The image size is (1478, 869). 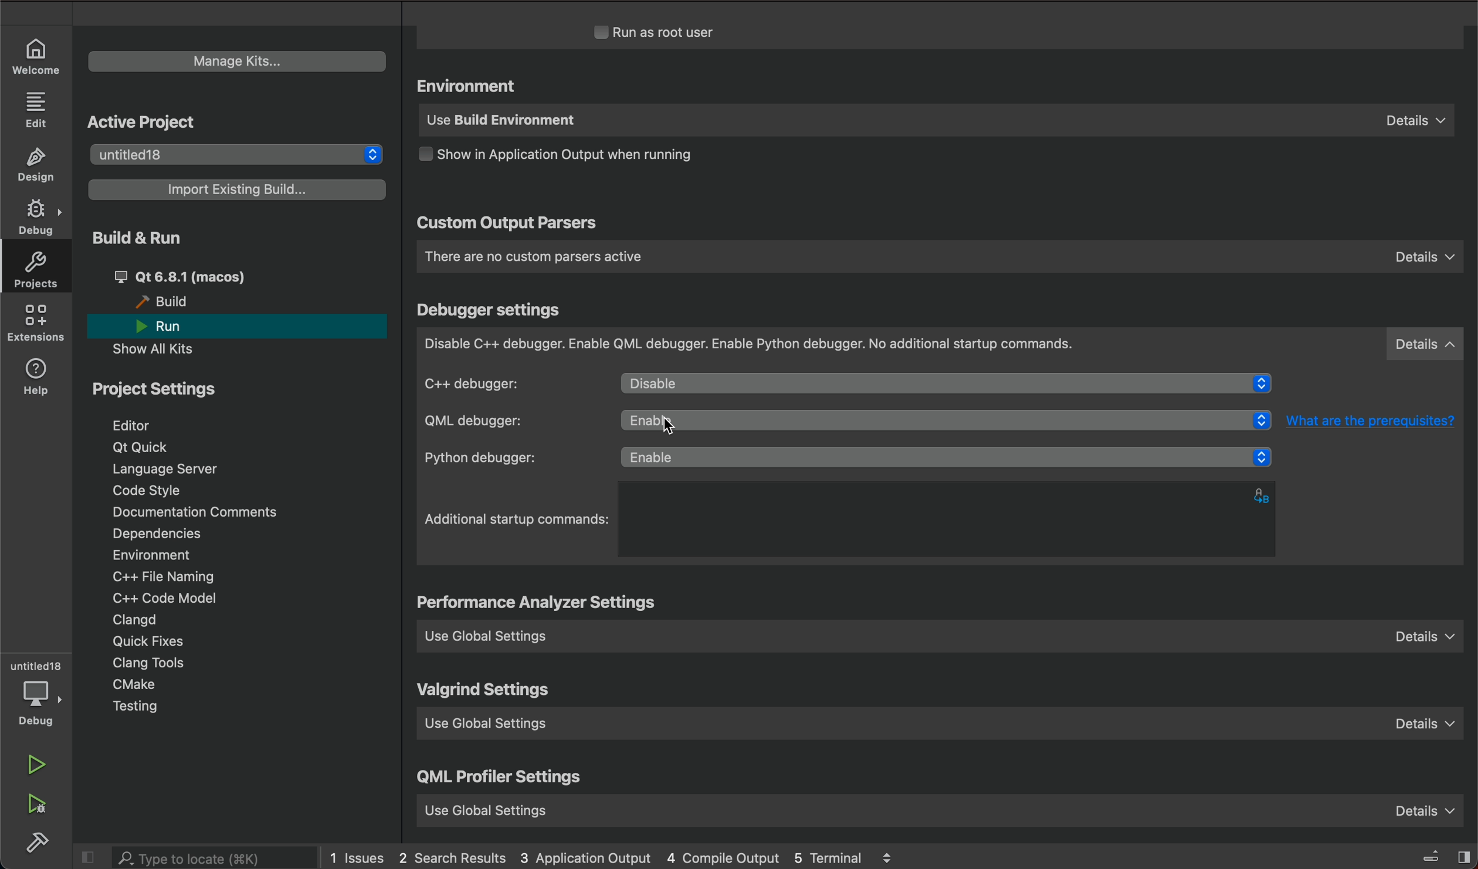 I want to click on build, so click(x=168, y=302).